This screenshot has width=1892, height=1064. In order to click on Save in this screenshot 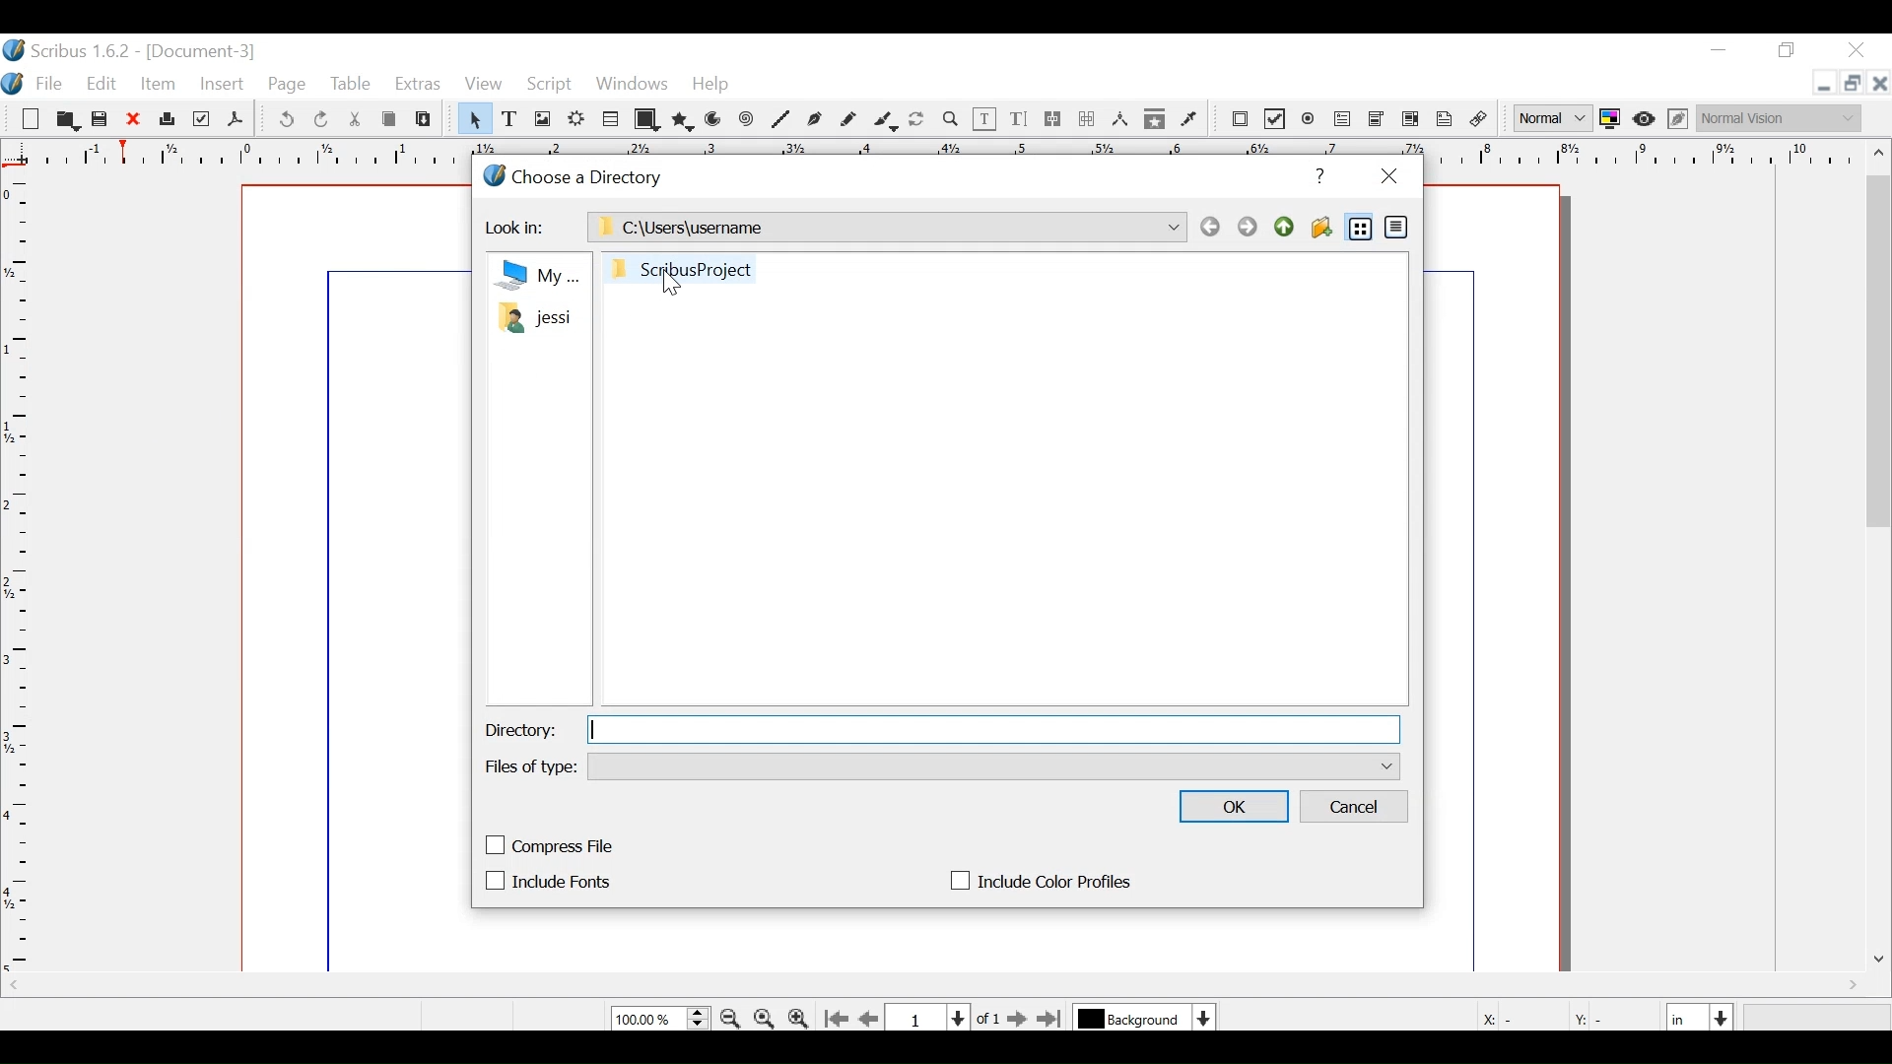, I will do `click(101, 119)`.